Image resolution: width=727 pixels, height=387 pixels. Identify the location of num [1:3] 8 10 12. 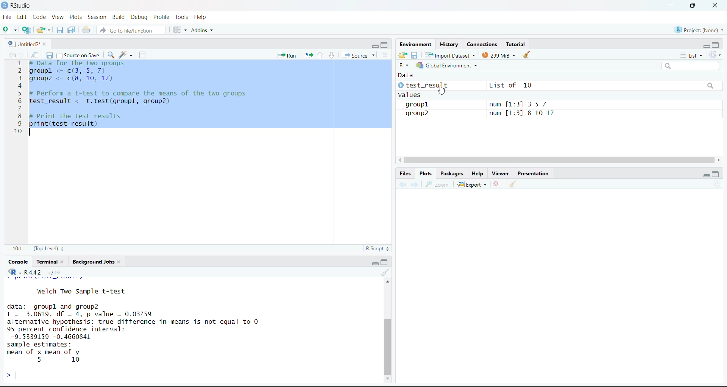
(525, 113).